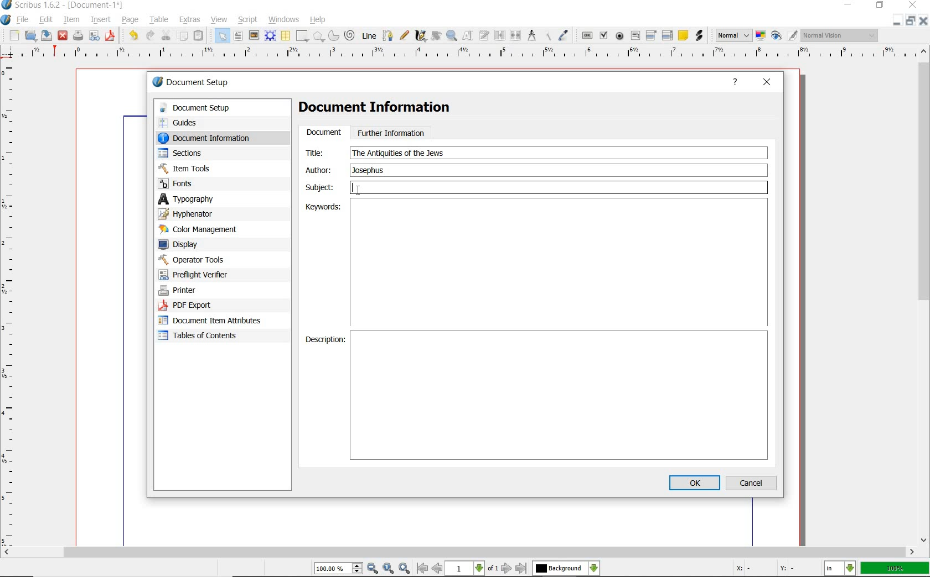 This screenshot has height=577, width=930. Describe the element at coordinates (840, 35) in the screenshot. I see `visual appearance of the display` at that location.